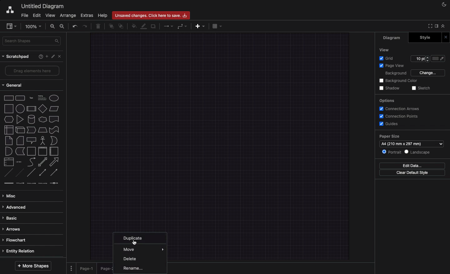  I want to click on Add, so click(45, 56).